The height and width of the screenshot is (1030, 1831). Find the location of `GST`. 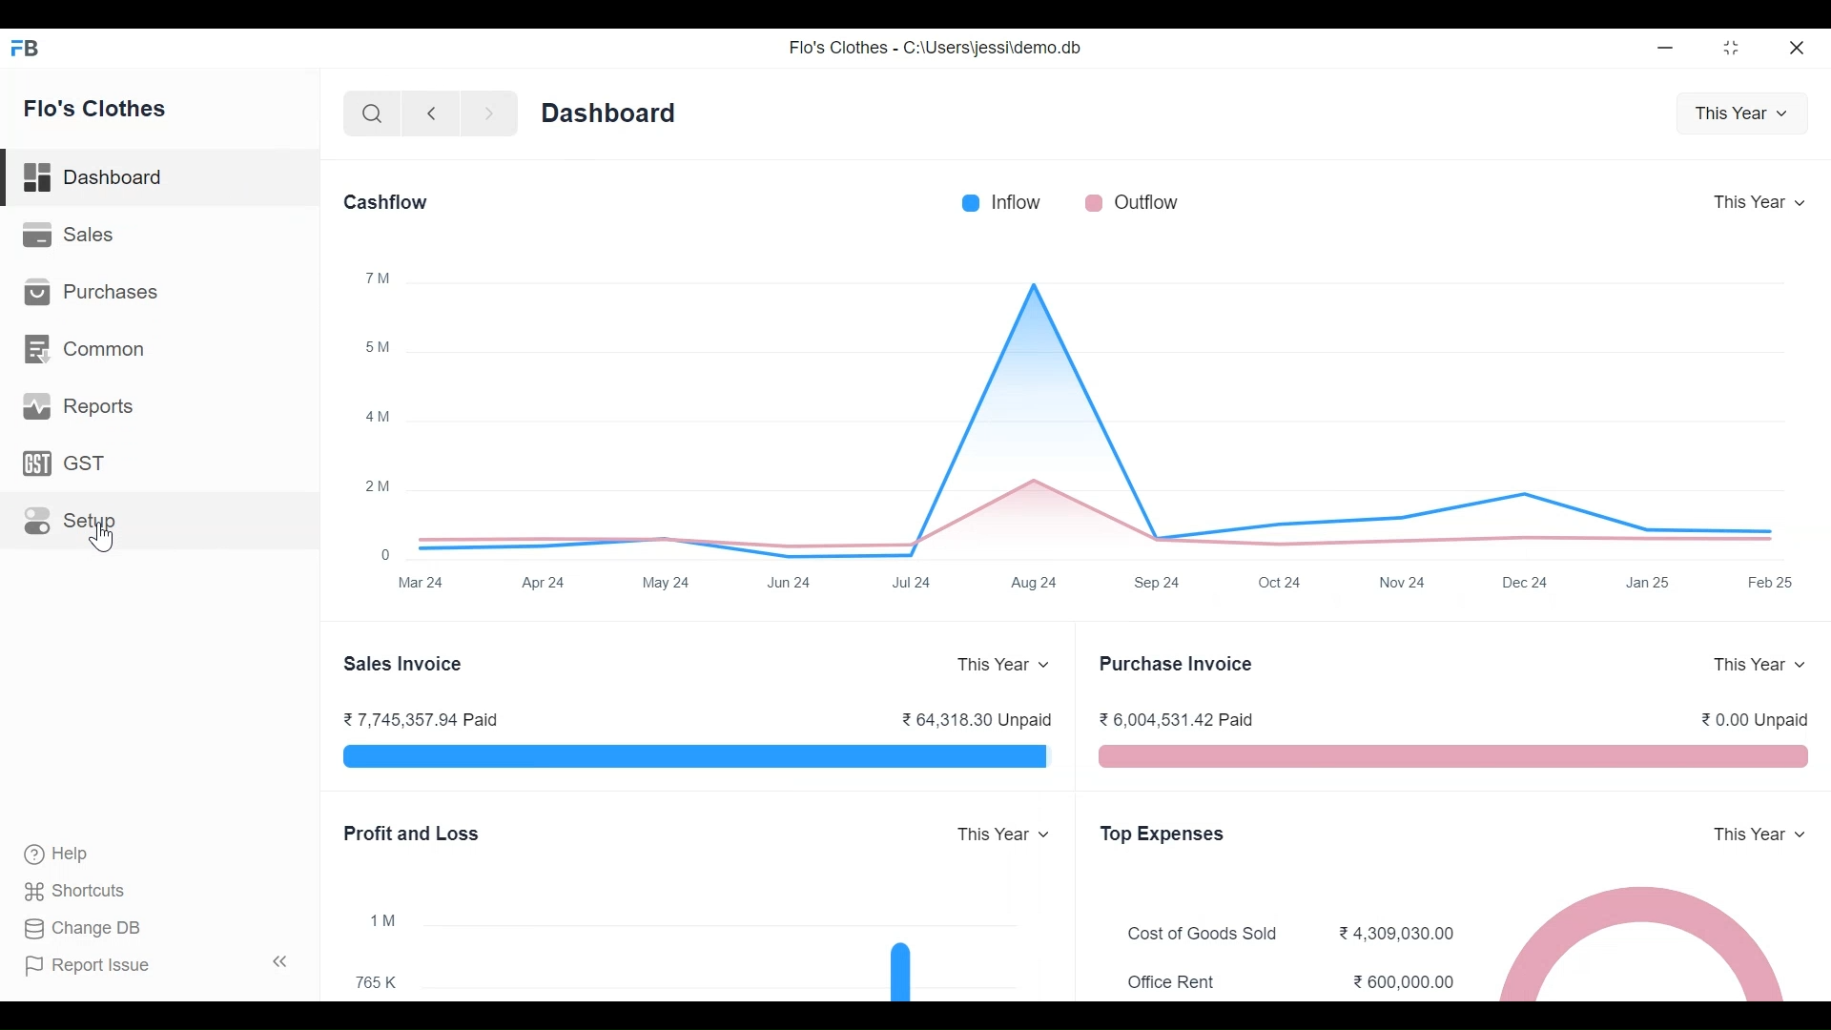

GST is located at coordinates (63, 463).